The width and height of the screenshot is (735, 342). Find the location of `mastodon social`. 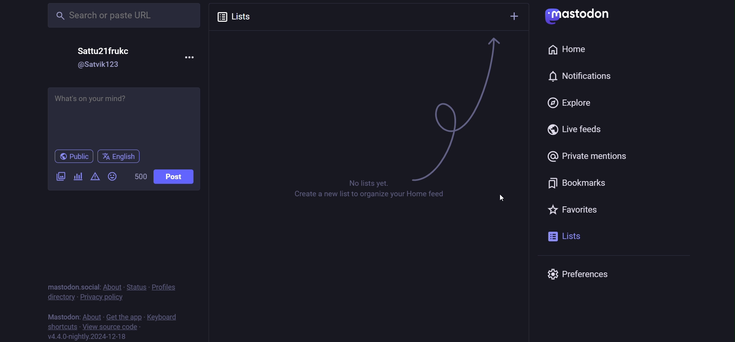

mastodon social is located at coordinates (71, 285).